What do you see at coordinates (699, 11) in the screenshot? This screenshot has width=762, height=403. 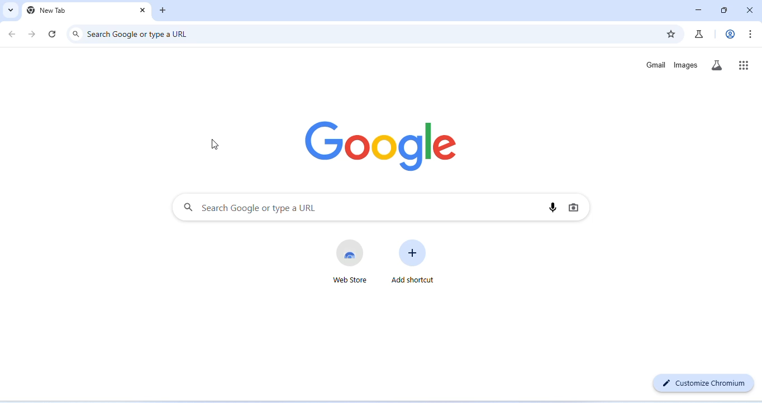 I see `minimize` at bounding box center [699, 11].